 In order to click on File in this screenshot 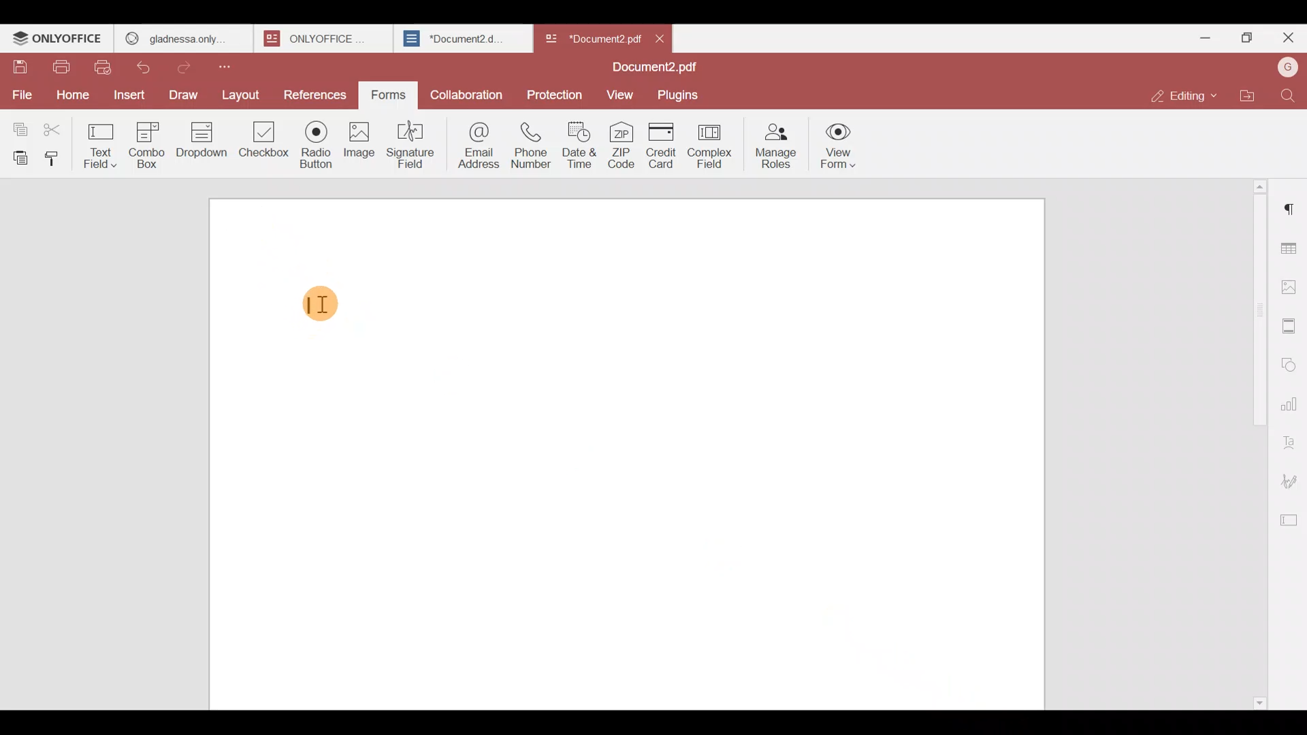, I will do `click(21, 95)`.